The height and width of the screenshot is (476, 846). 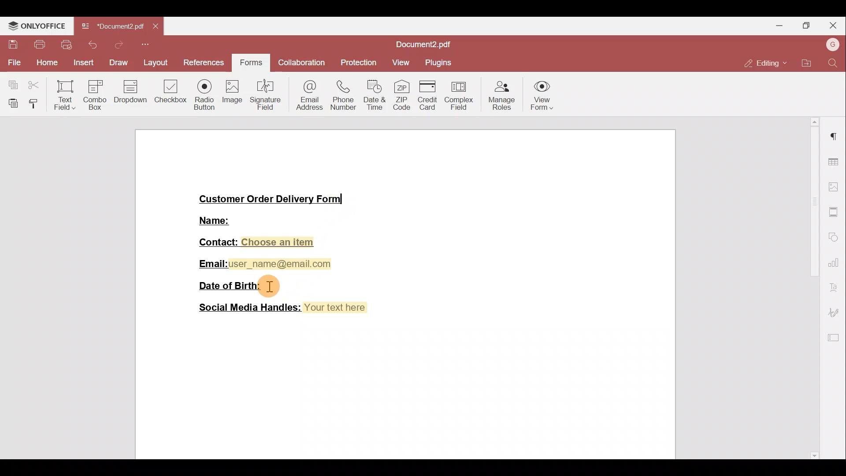 I want to click on Layout, so click(x=156, y=64).